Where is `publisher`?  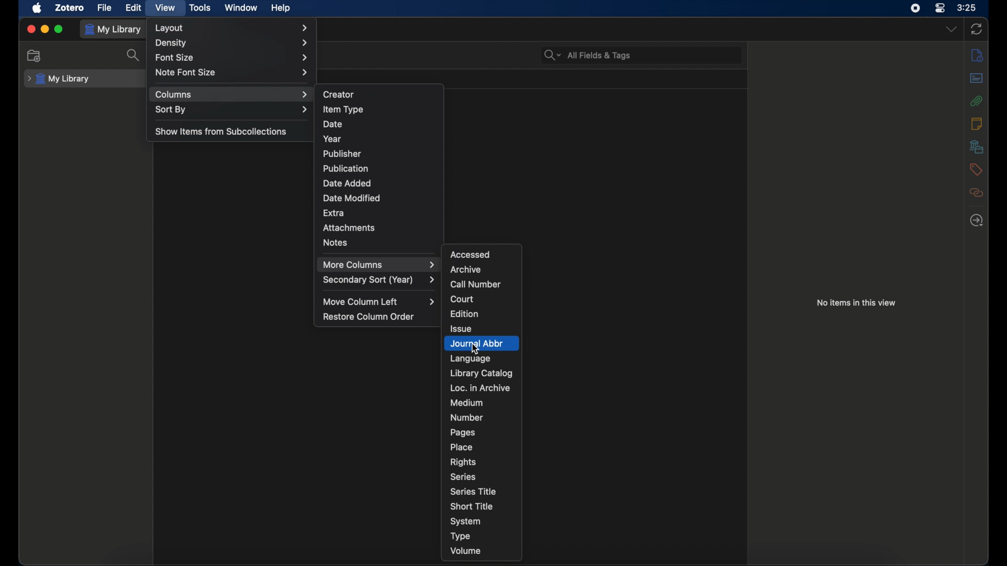 publisher is located at coordinates (342, 154).